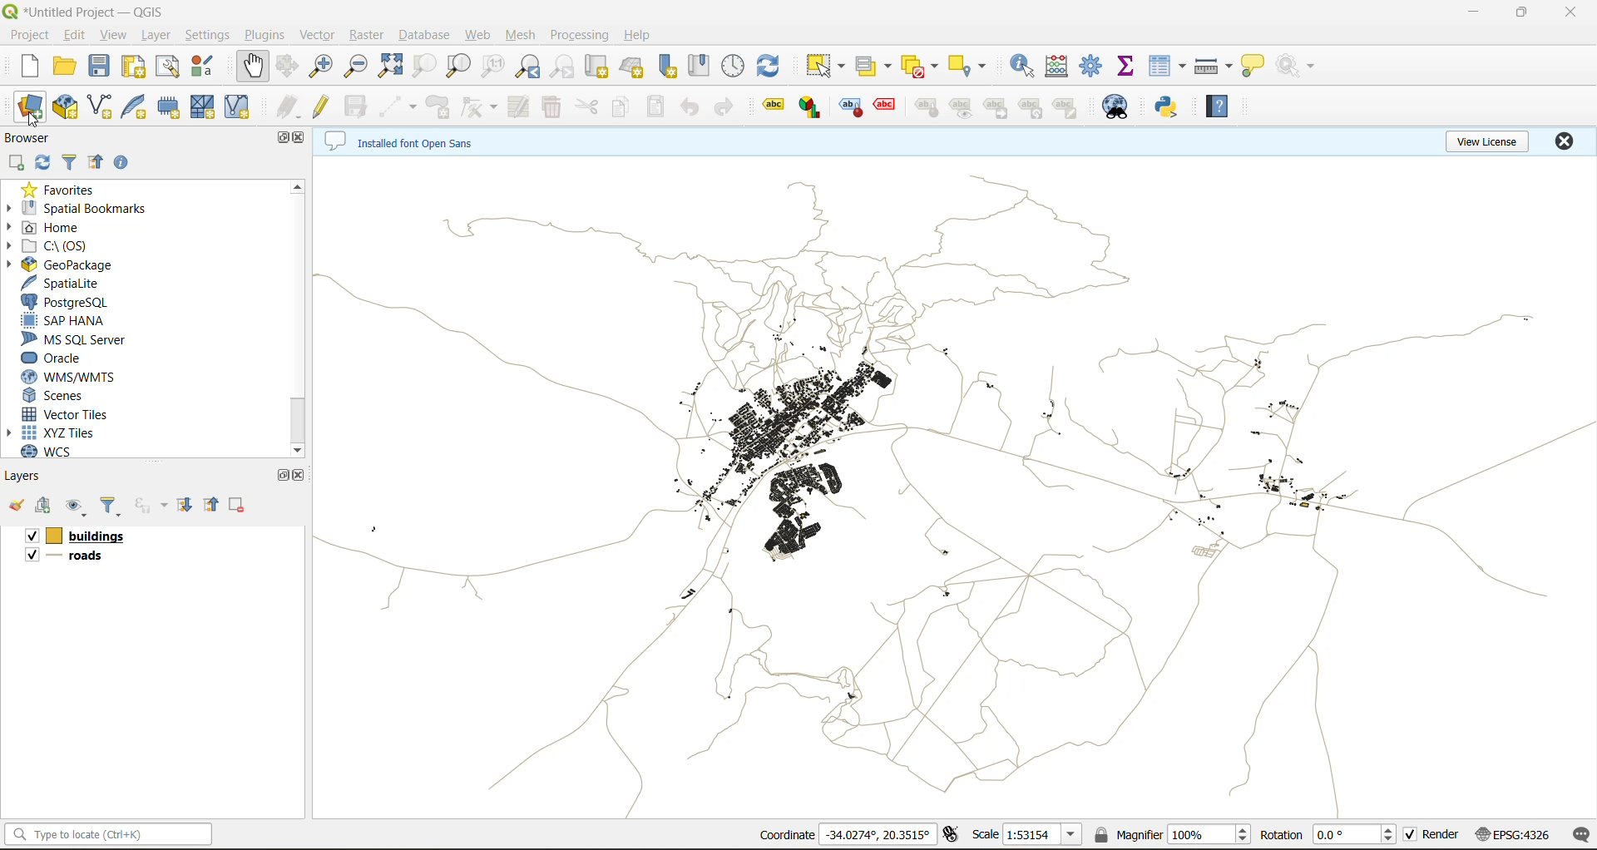 Image resolution: width=1597 pixels, height=850 pixels. Describe the element at coordinates (153, 503) in the screenshot. I see `filter by expression` at that location.